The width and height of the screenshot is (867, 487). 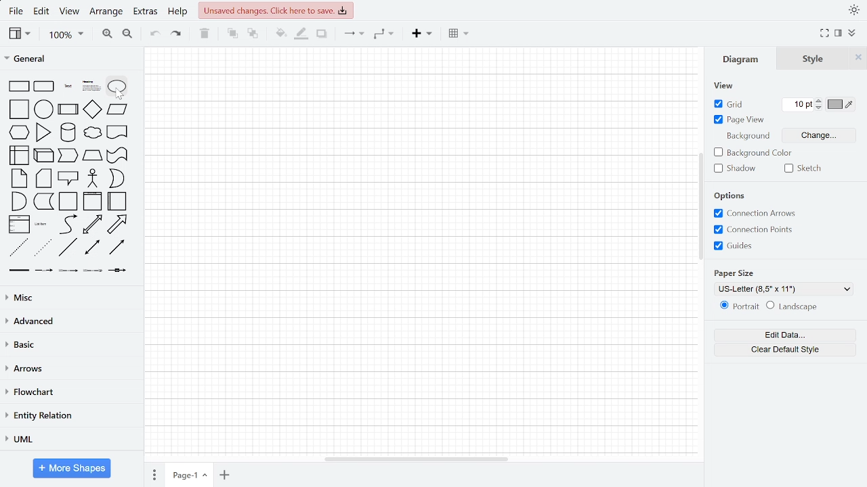 I want to click on Theme, so click(x=854, y=11).